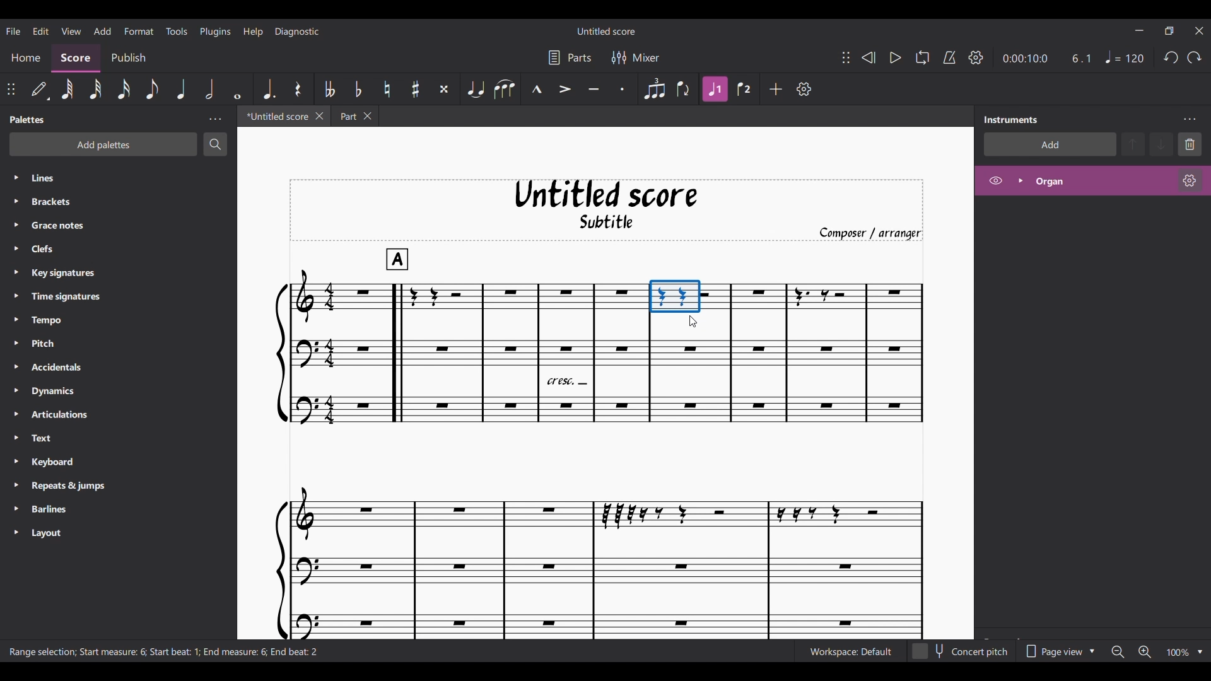  I want to click on Description of current selection by cursor changed, so click(166, 651).